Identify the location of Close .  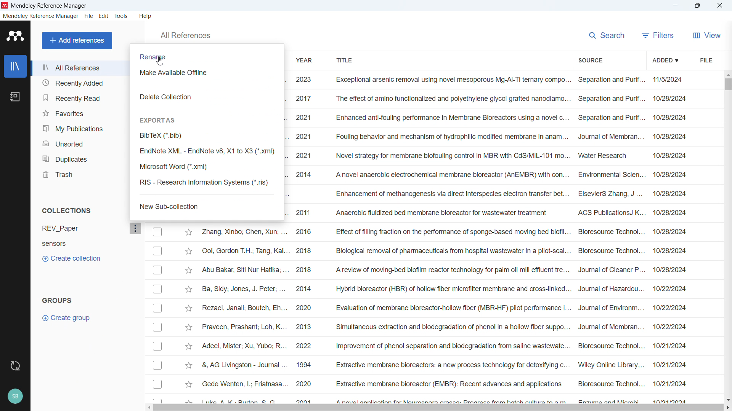
(720, 5).